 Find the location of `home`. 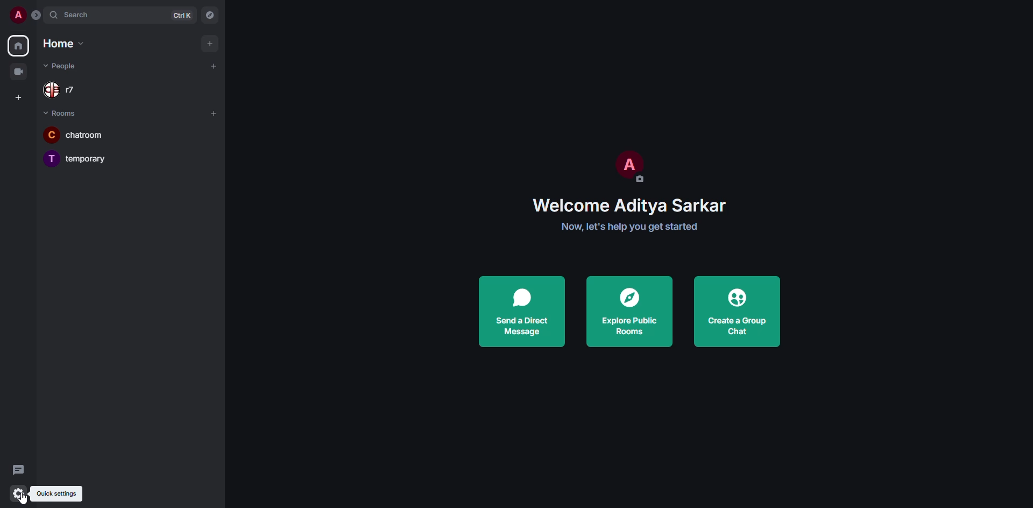

home is located at coordinates (61, 43).